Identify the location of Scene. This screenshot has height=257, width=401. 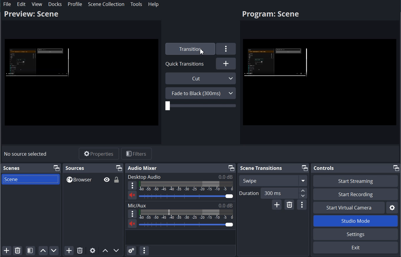
(30, 179).